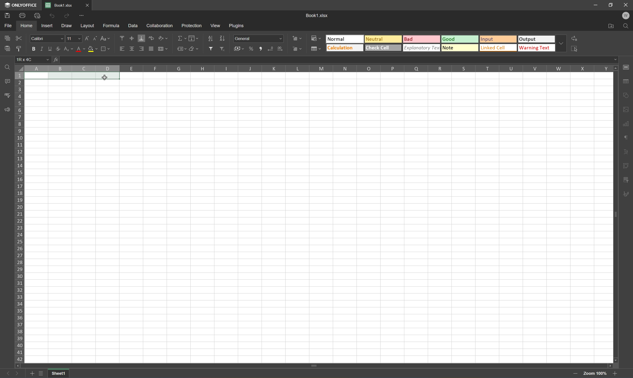 The image size is (633, 378). What do you see at coordinates (625, 109) in the screenshot?
I see `Shape settings` at bounding box center [625, 109].